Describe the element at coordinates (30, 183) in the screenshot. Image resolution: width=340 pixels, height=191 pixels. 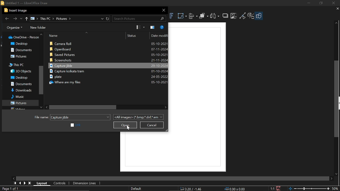
I see `Last page` at that location.